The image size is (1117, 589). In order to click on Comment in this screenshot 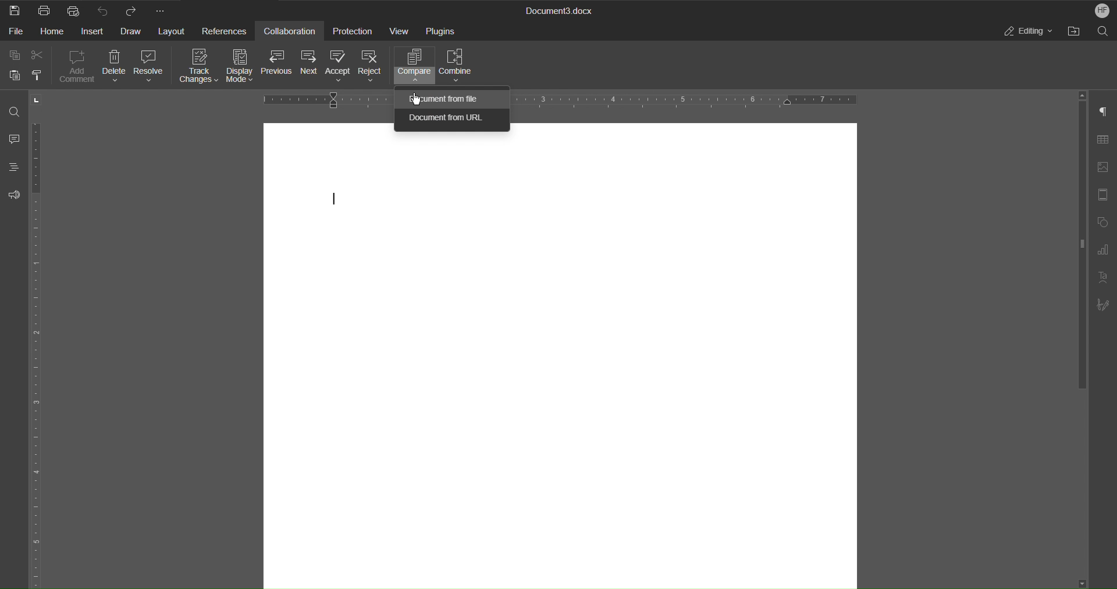, I will do `click(14, 137)`.